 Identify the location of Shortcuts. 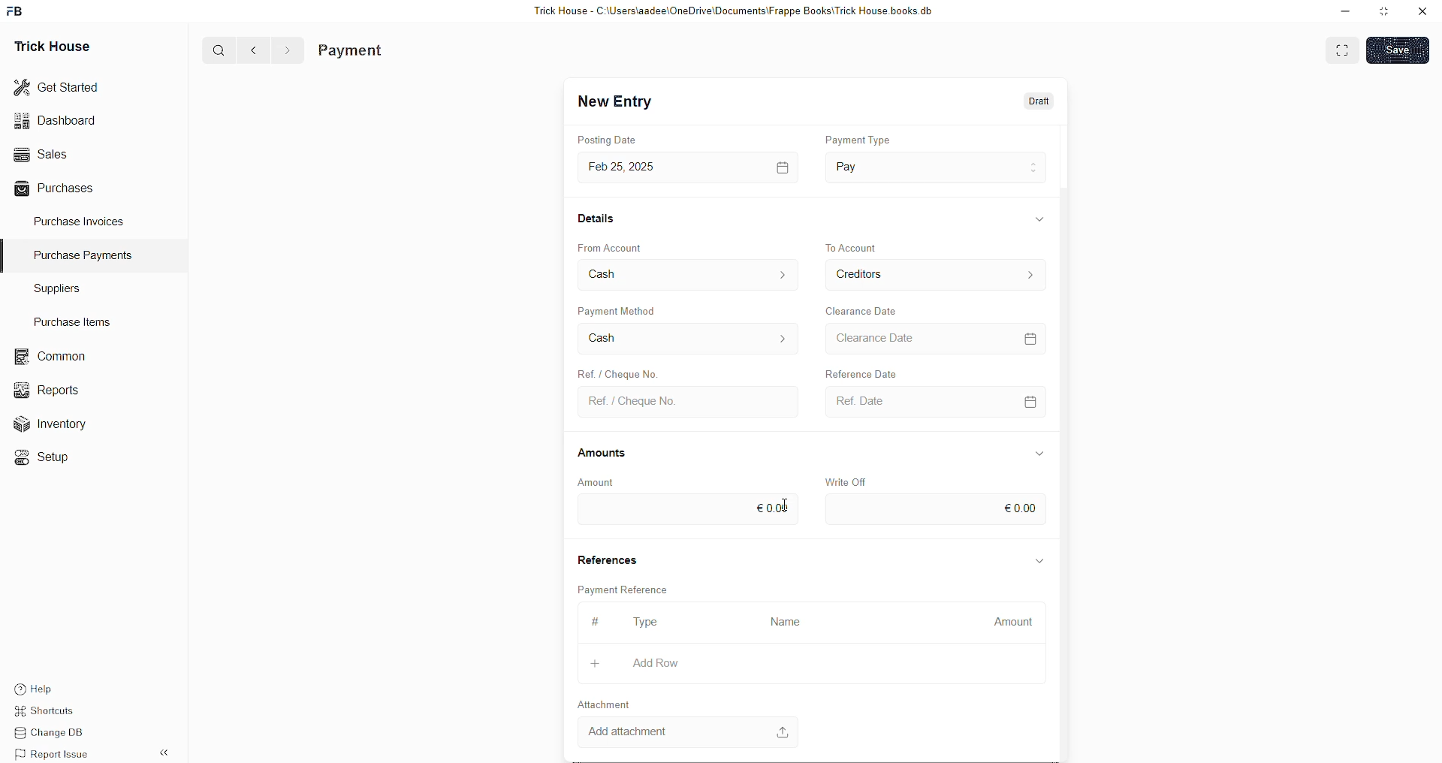
(53, 713).